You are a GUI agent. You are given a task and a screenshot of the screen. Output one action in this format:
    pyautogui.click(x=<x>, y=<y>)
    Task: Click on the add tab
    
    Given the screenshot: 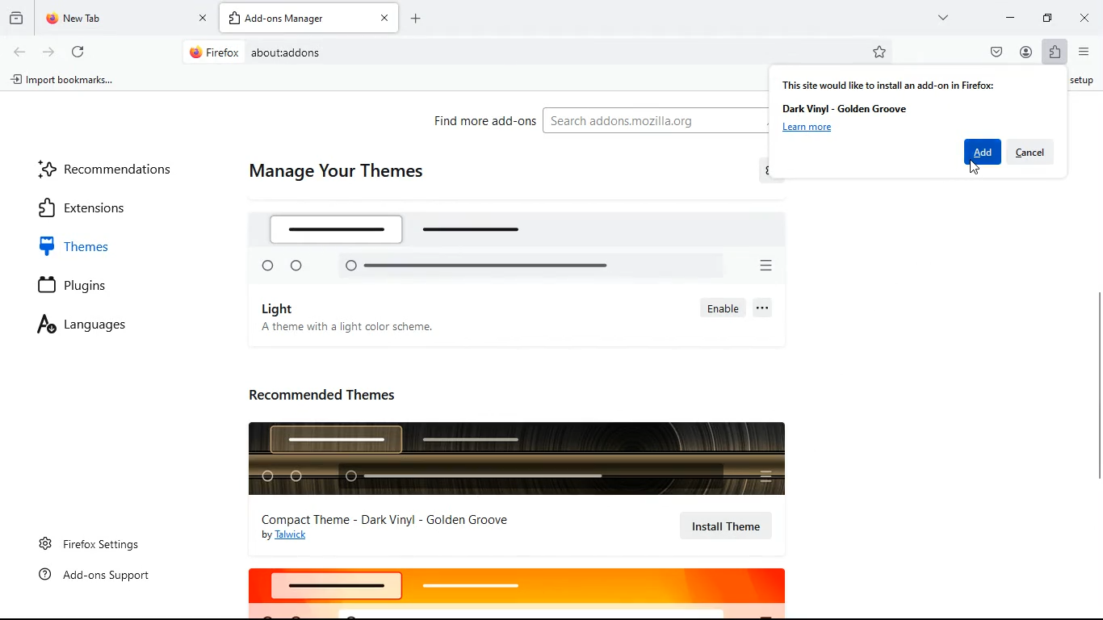 What is the action you would take?
    pyautogui.click(x=237, y=19)
    